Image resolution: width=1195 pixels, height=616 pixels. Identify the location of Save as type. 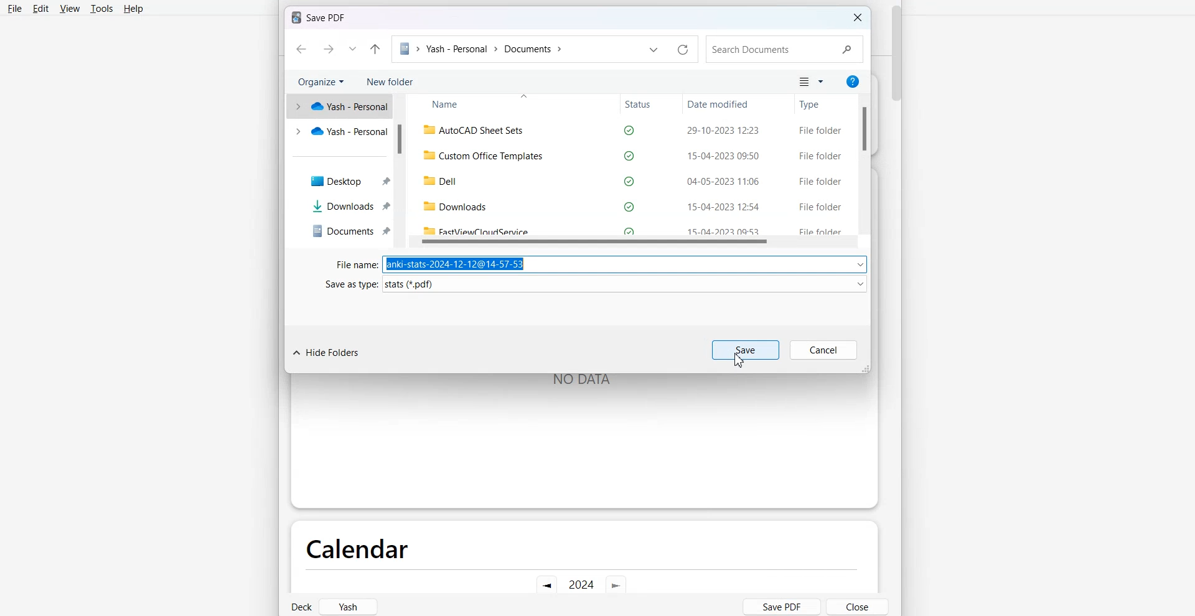
(596, 284).